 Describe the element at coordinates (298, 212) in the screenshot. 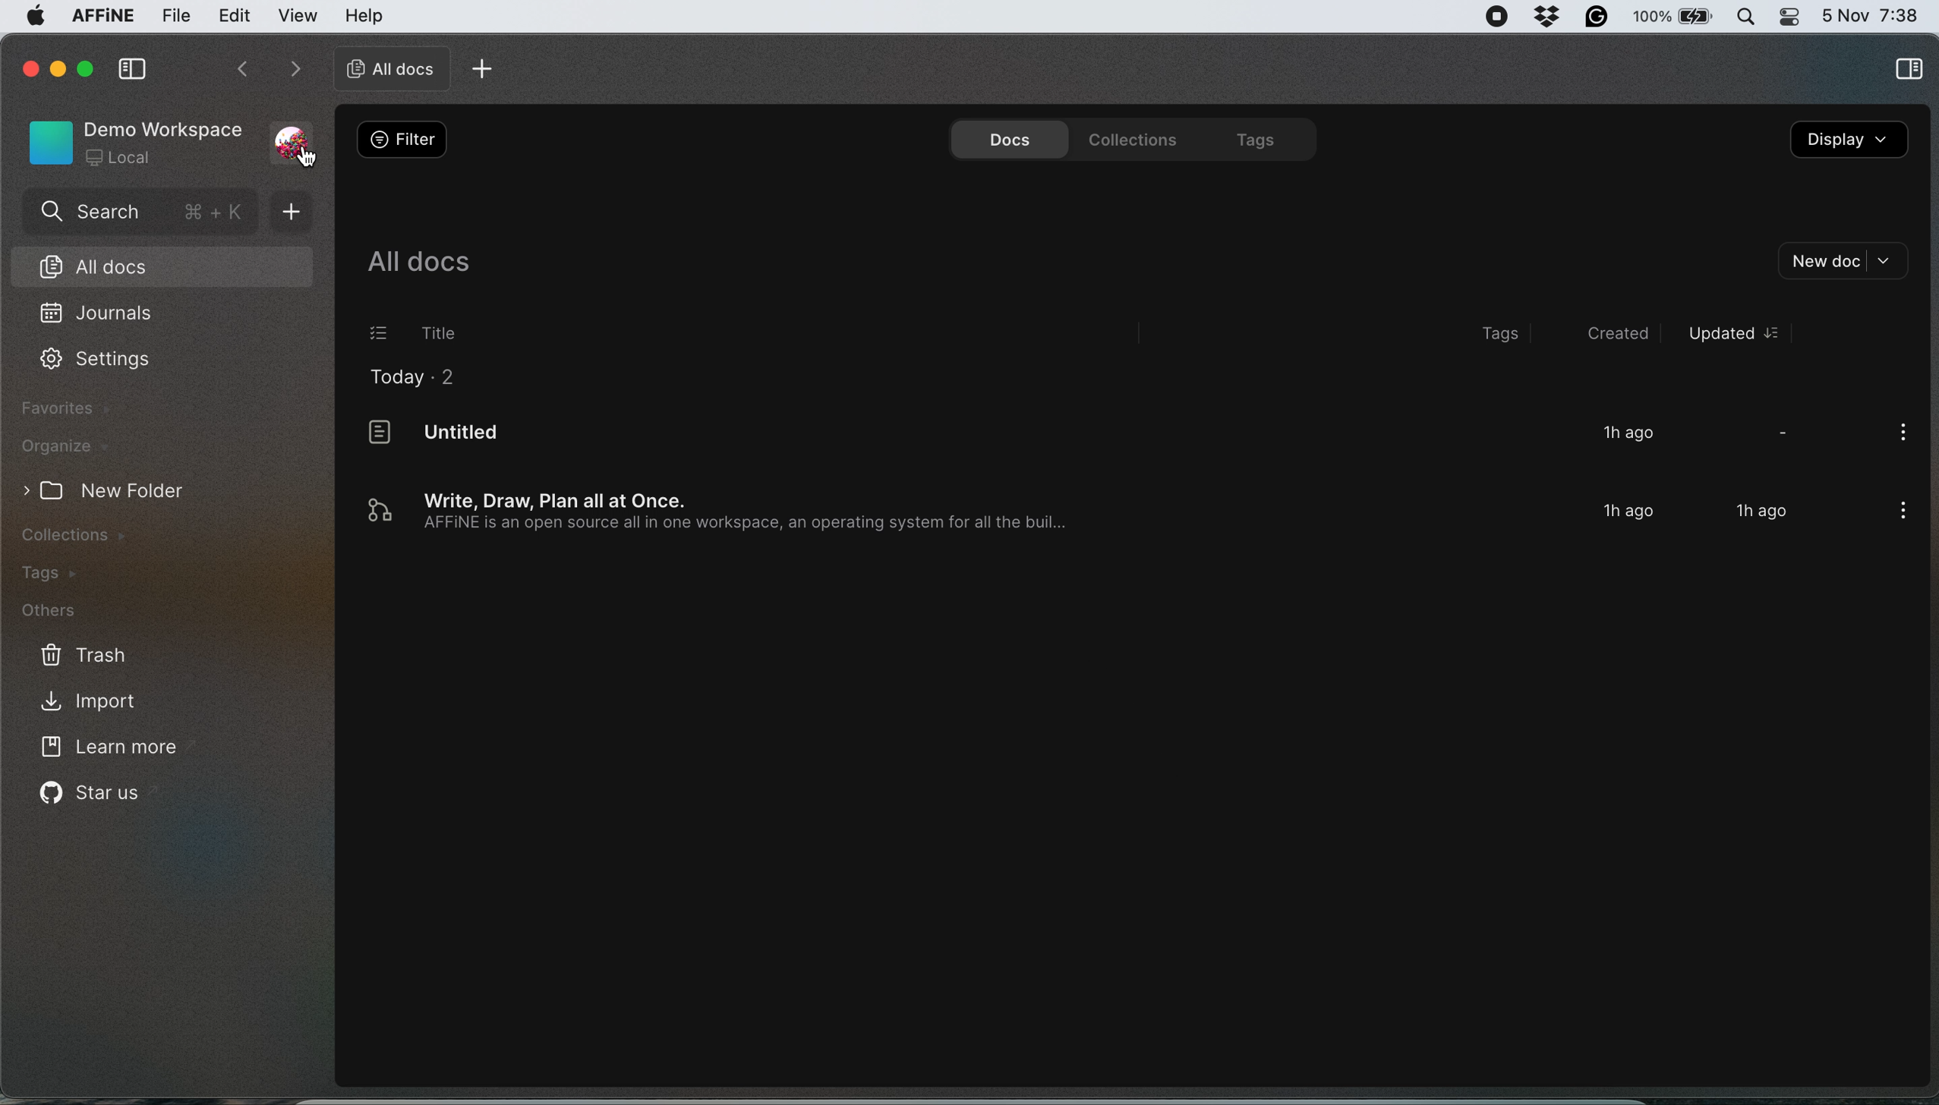

I see `add new document` at that location.